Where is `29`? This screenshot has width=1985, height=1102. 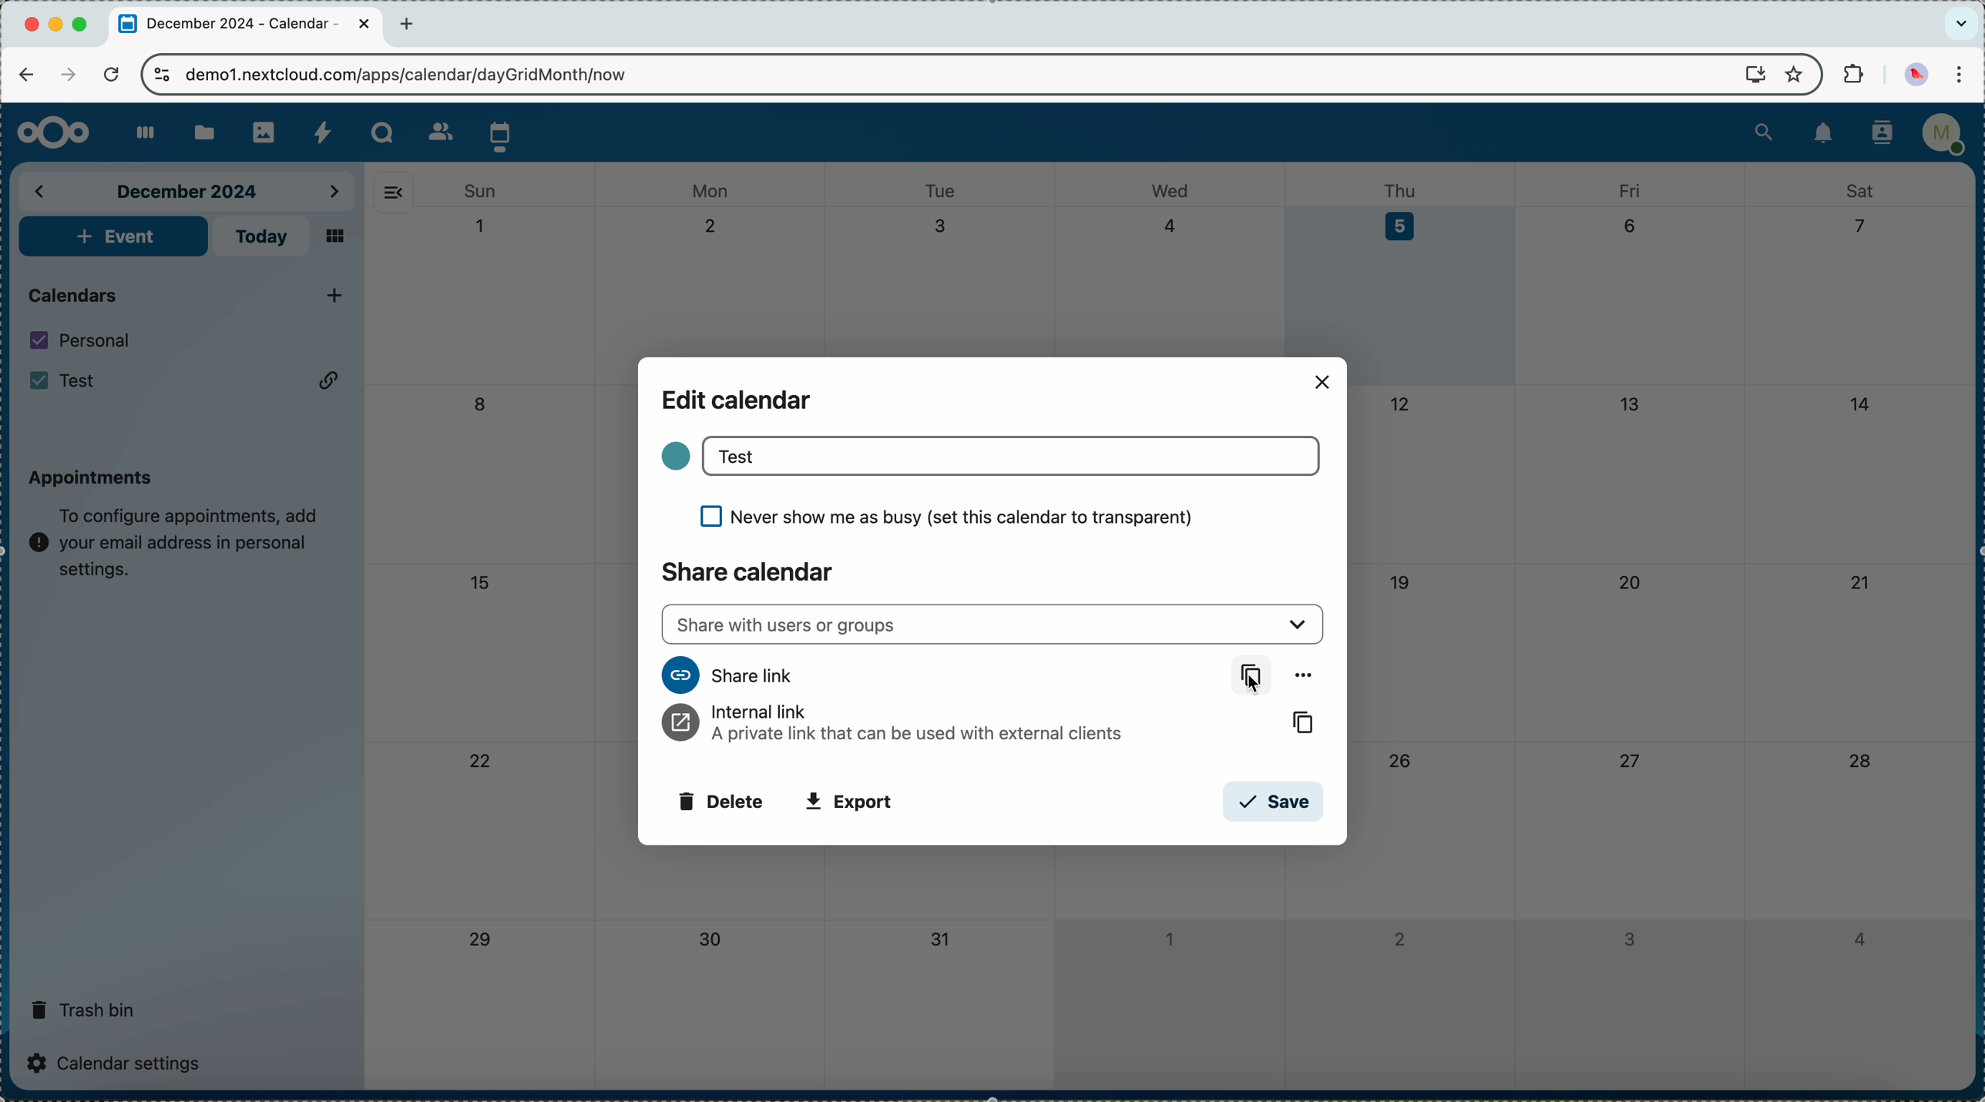
29 is located at coordinates (478, 940).